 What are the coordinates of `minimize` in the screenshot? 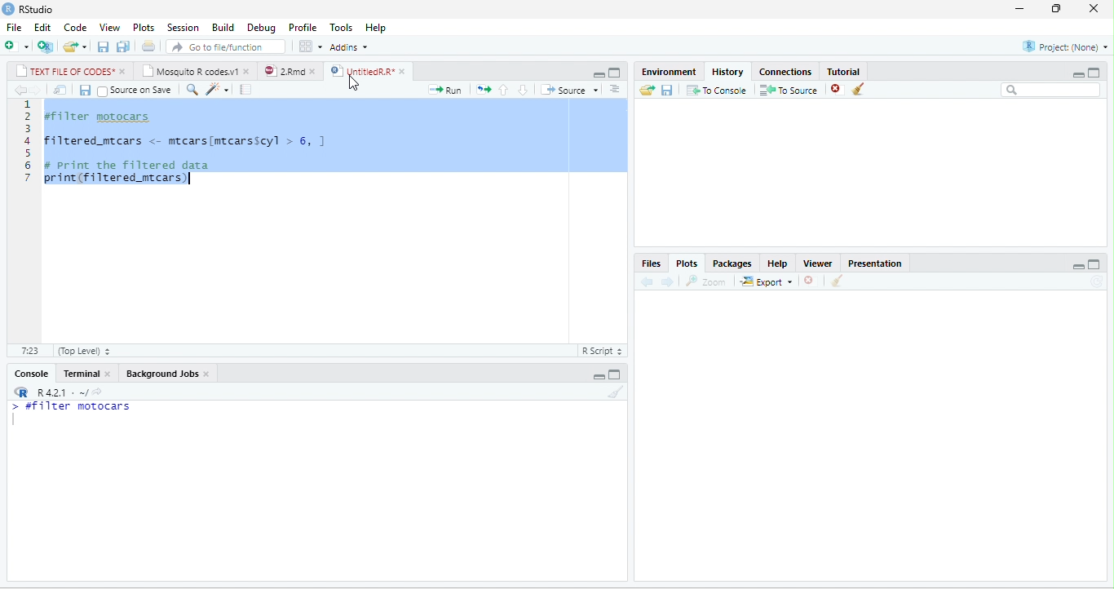 It's located at (1019, 9).